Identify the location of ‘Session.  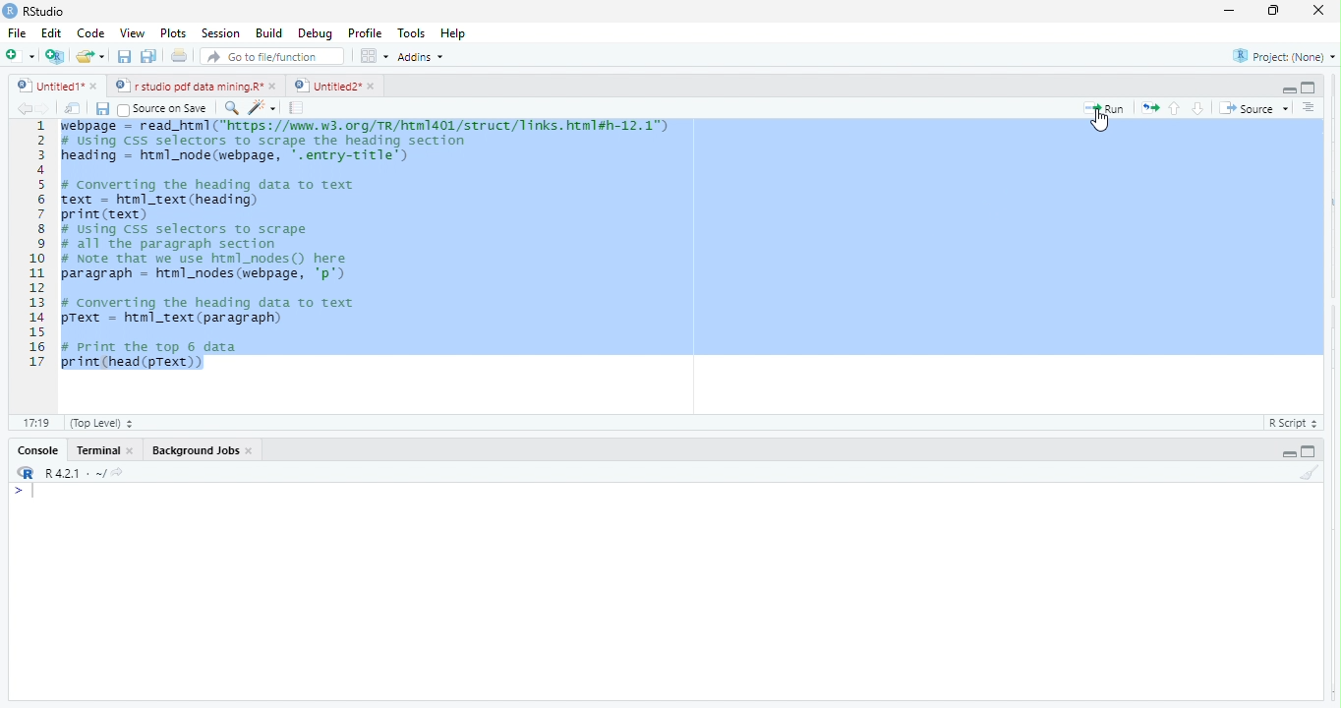
(219, 33).